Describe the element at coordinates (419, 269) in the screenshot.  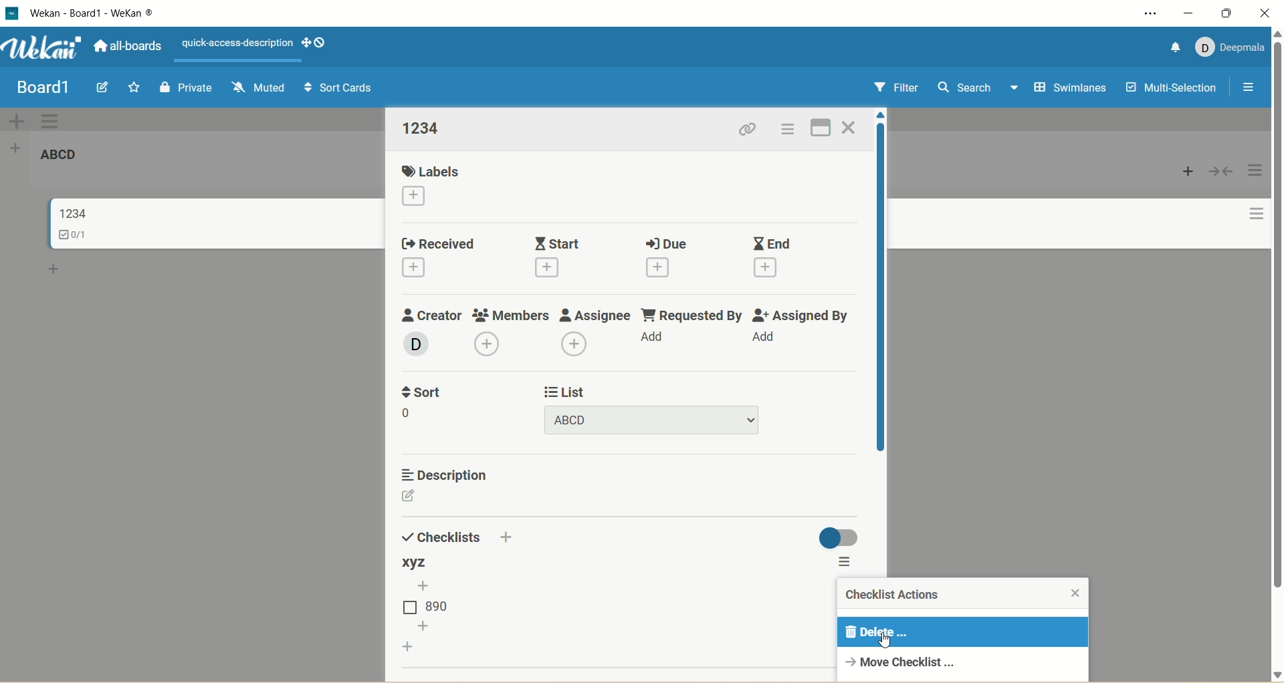
I see `add` at that location.